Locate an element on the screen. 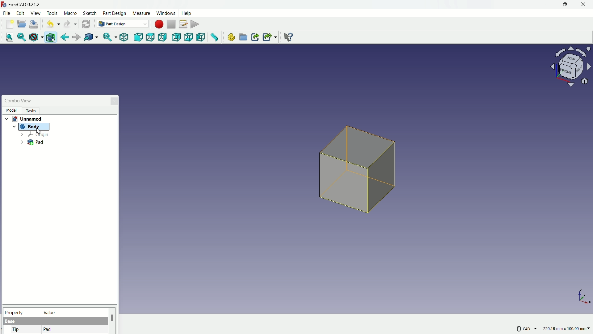 The width and height of the screenshot is (593, 334). right view is located at coordinates (163, 38).